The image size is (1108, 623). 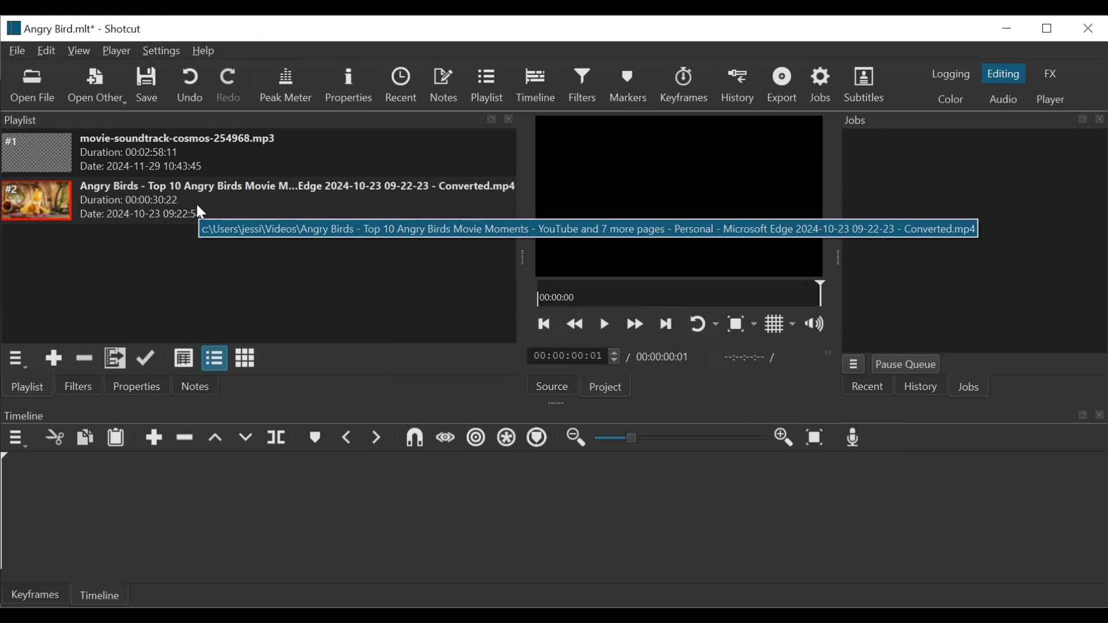 What do you see at coordinates (54, 438) in the screenshot?
I see `Cut` at bounding box center [54, 438].